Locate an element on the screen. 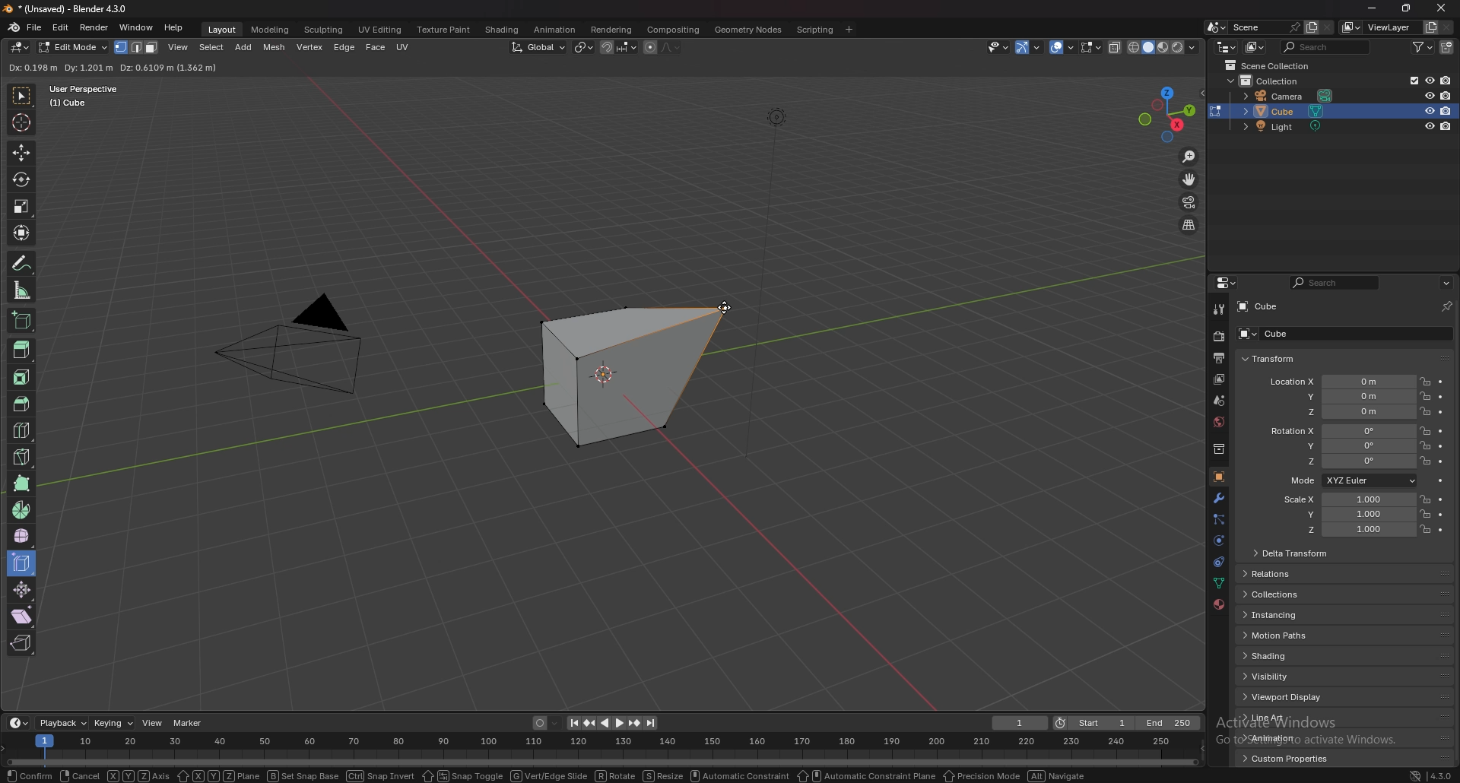 The image size is (1460, 783). location z is located at coordinates (1350, 412).